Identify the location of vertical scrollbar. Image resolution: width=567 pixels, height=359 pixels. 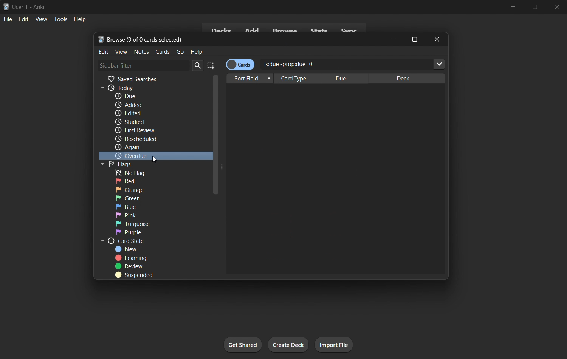
(217, 170).